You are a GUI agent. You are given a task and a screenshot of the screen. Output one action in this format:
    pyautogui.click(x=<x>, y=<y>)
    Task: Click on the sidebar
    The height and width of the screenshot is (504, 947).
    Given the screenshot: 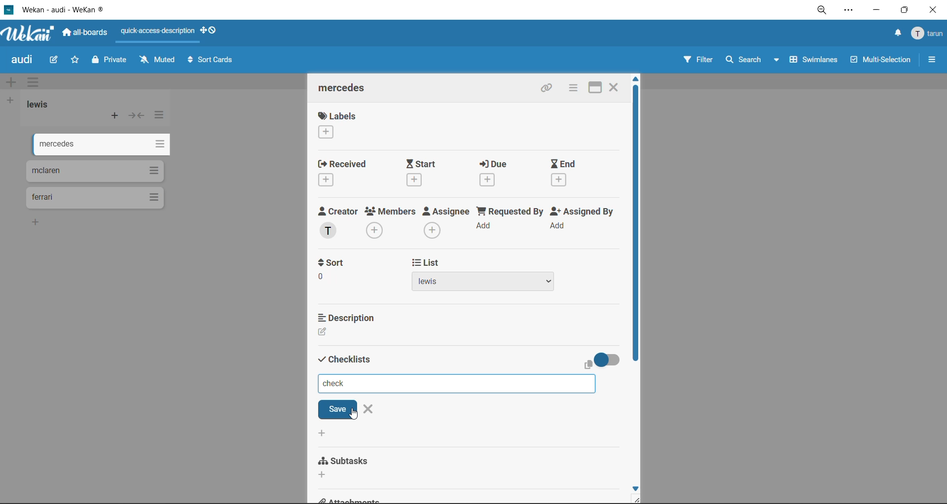 What is the action you would take?
    pyautogui.click(x=932, y=60)
    